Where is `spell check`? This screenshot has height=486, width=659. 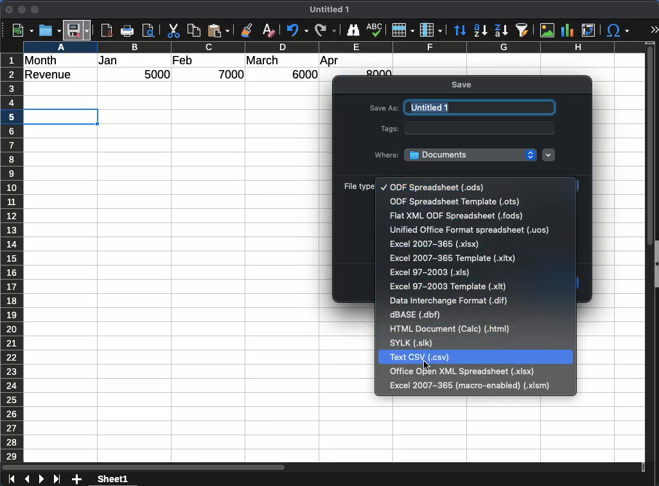 spell check is located at coordinates (375, 31).